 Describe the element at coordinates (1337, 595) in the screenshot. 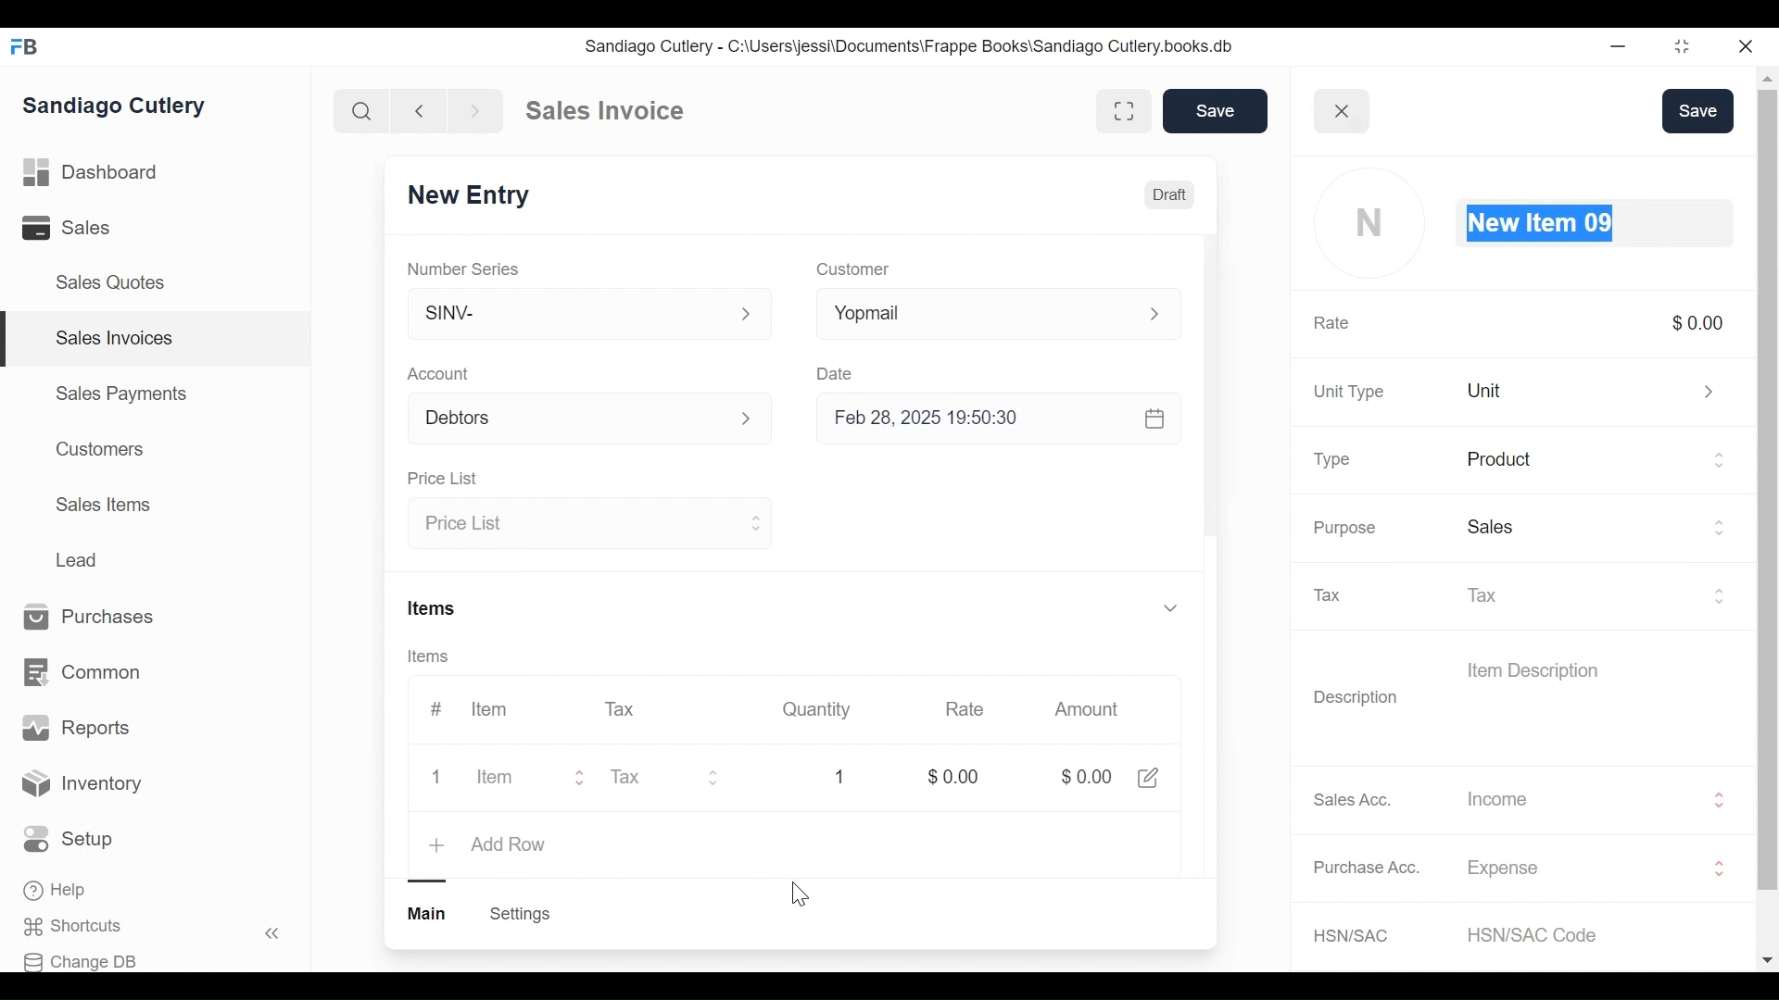

I see `Tax` at that location.